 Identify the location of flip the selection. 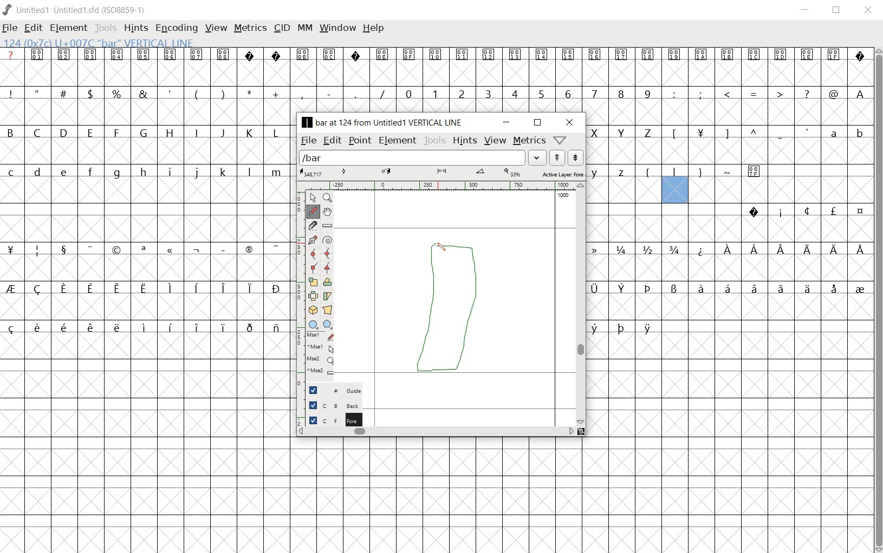
(313, 295).